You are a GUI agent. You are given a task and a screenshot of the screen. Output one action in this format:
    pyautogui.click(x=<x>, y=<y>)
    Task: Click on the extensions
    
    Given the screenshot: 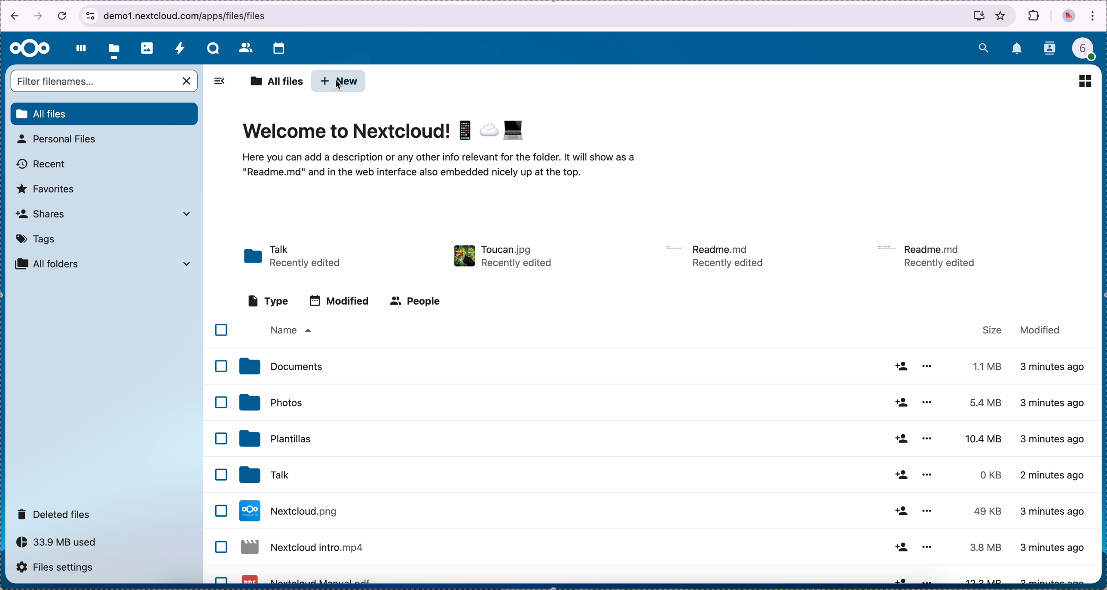 What is the action you would take?
    pyautogui.click(x=1034, y=15)
    